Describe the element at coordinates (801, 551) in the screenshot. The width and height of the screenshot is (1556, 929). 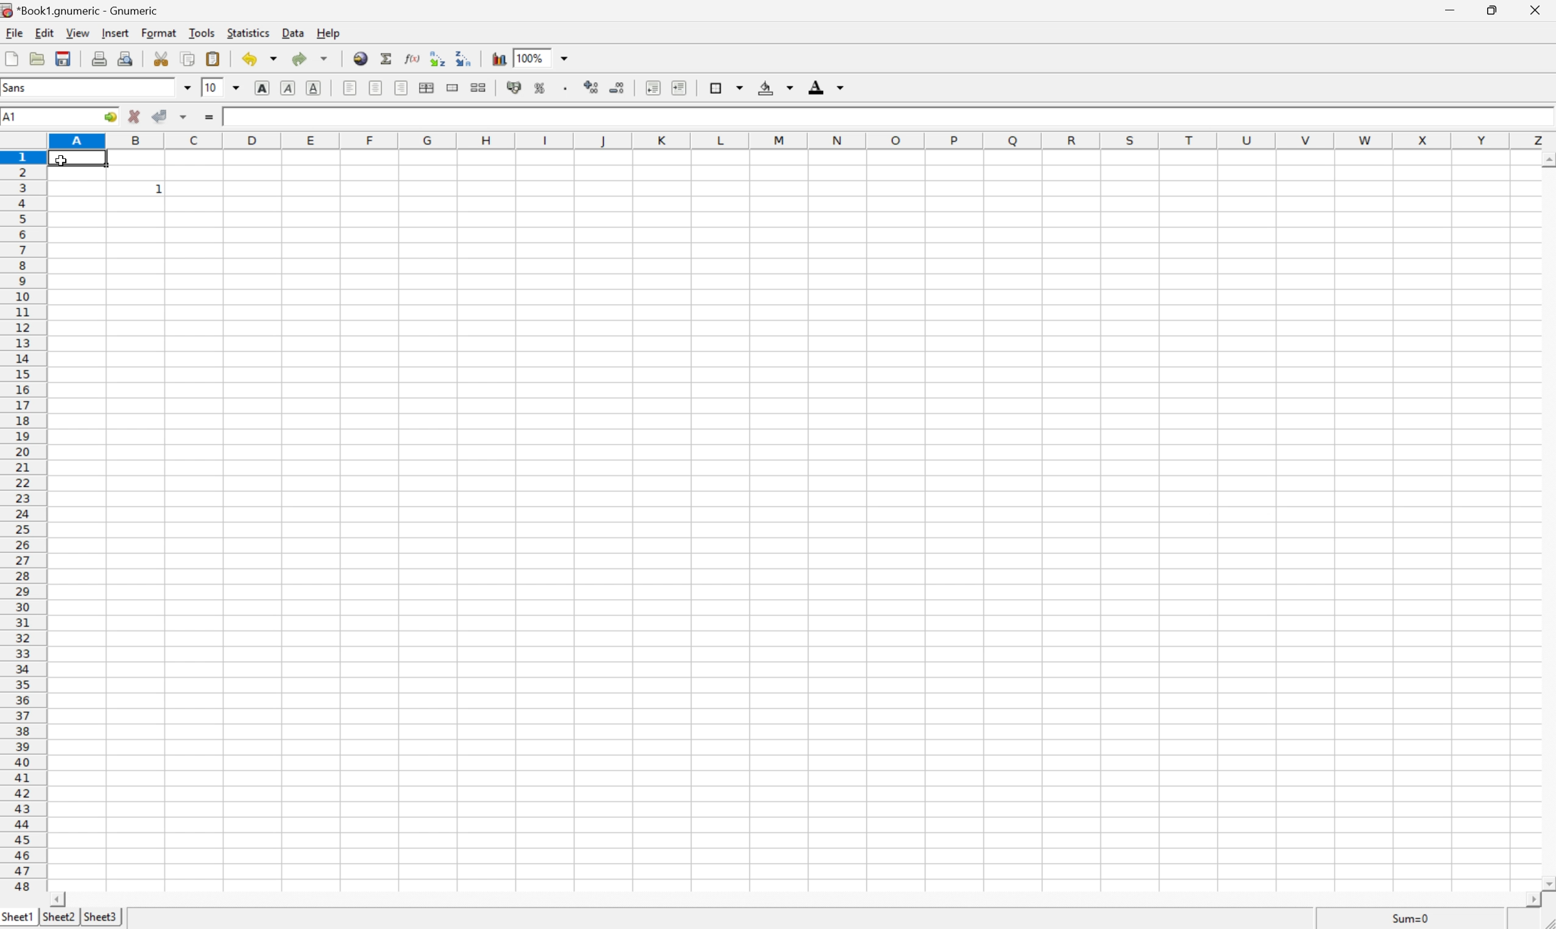
I see `Cells` at that location.